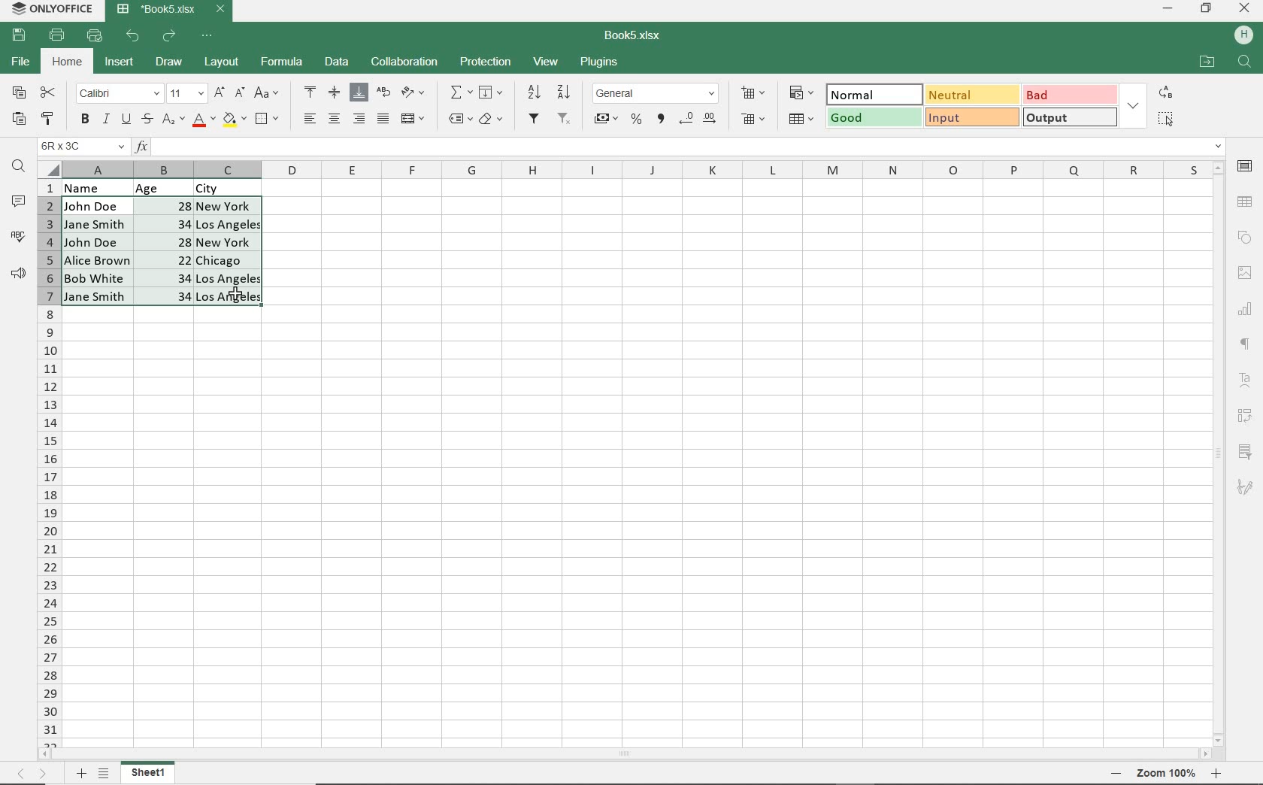 Image resolution: width=1263 pixels, height=785 pixels. Describe the element at coordinates (163, 251) in the screenshot. I see `CELLS SELECTED` at that location.